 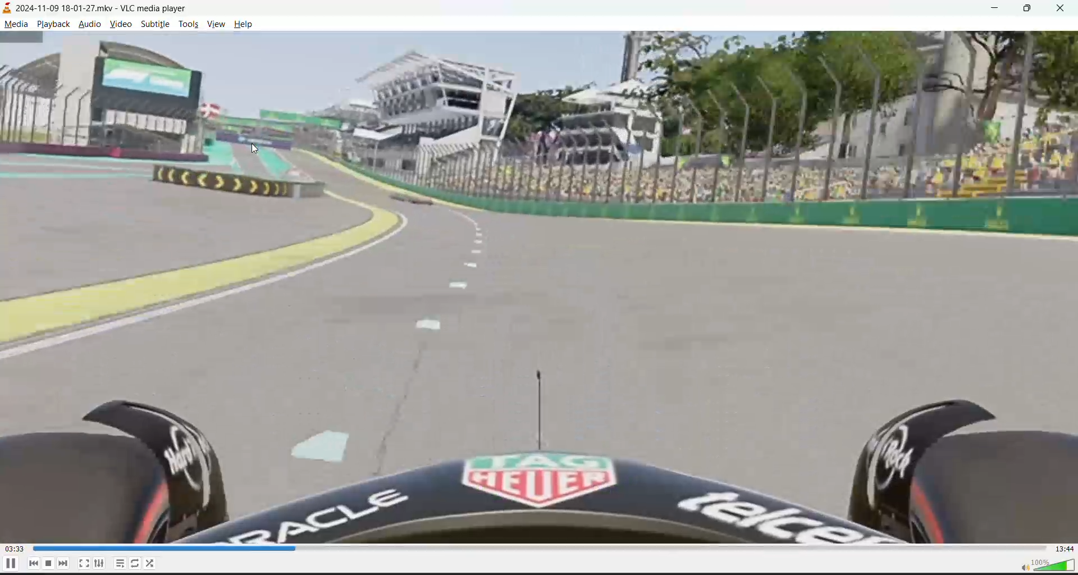 What do you see at coordinates (245, 25) in the screenshot?
I see `help` at bounding box center [245, 25].